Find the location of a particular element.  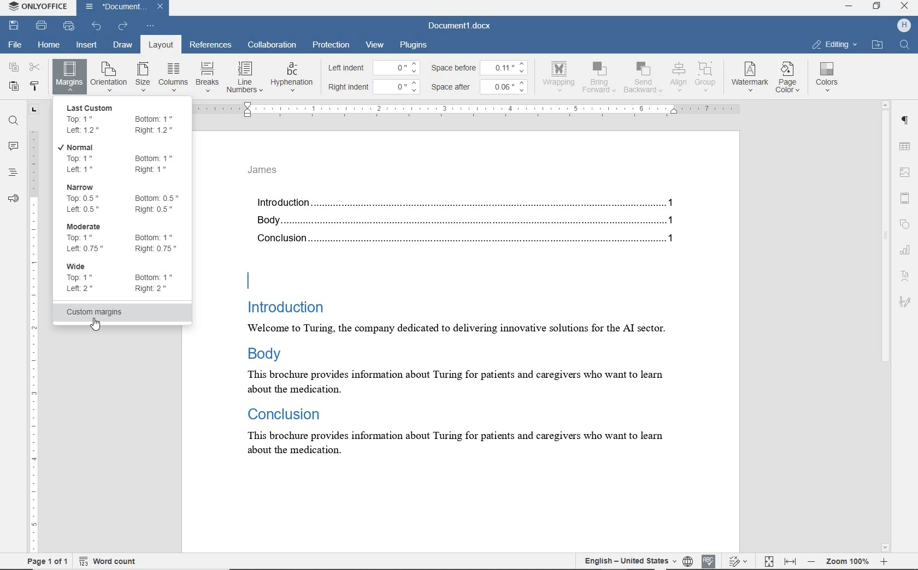

file is located at coordinates (16, 43).